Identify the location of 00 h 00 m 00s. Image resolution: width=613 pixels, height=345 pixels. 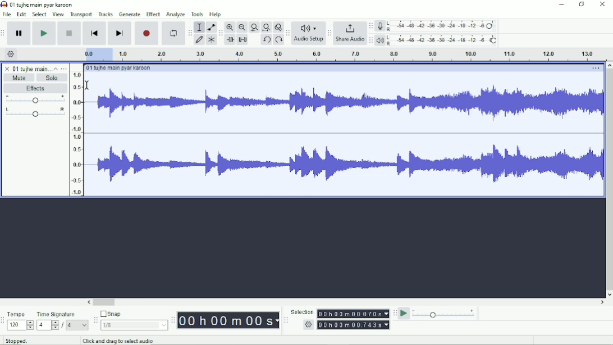
(228, 320).